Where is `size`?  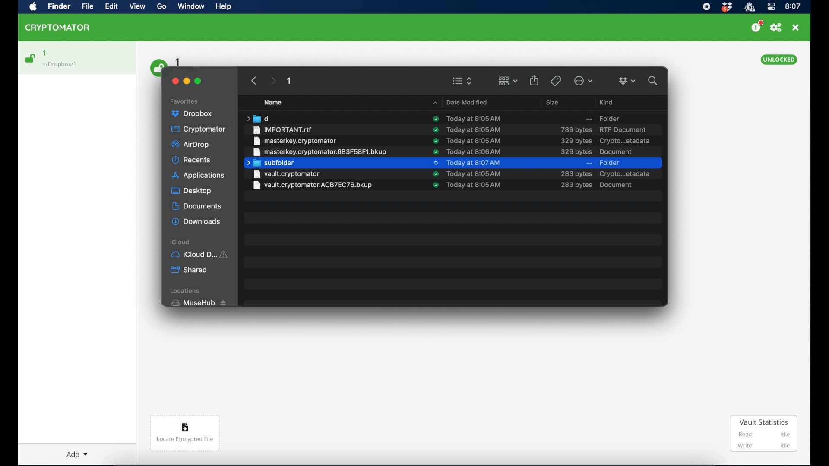
size is located at coordinates (576, 141).